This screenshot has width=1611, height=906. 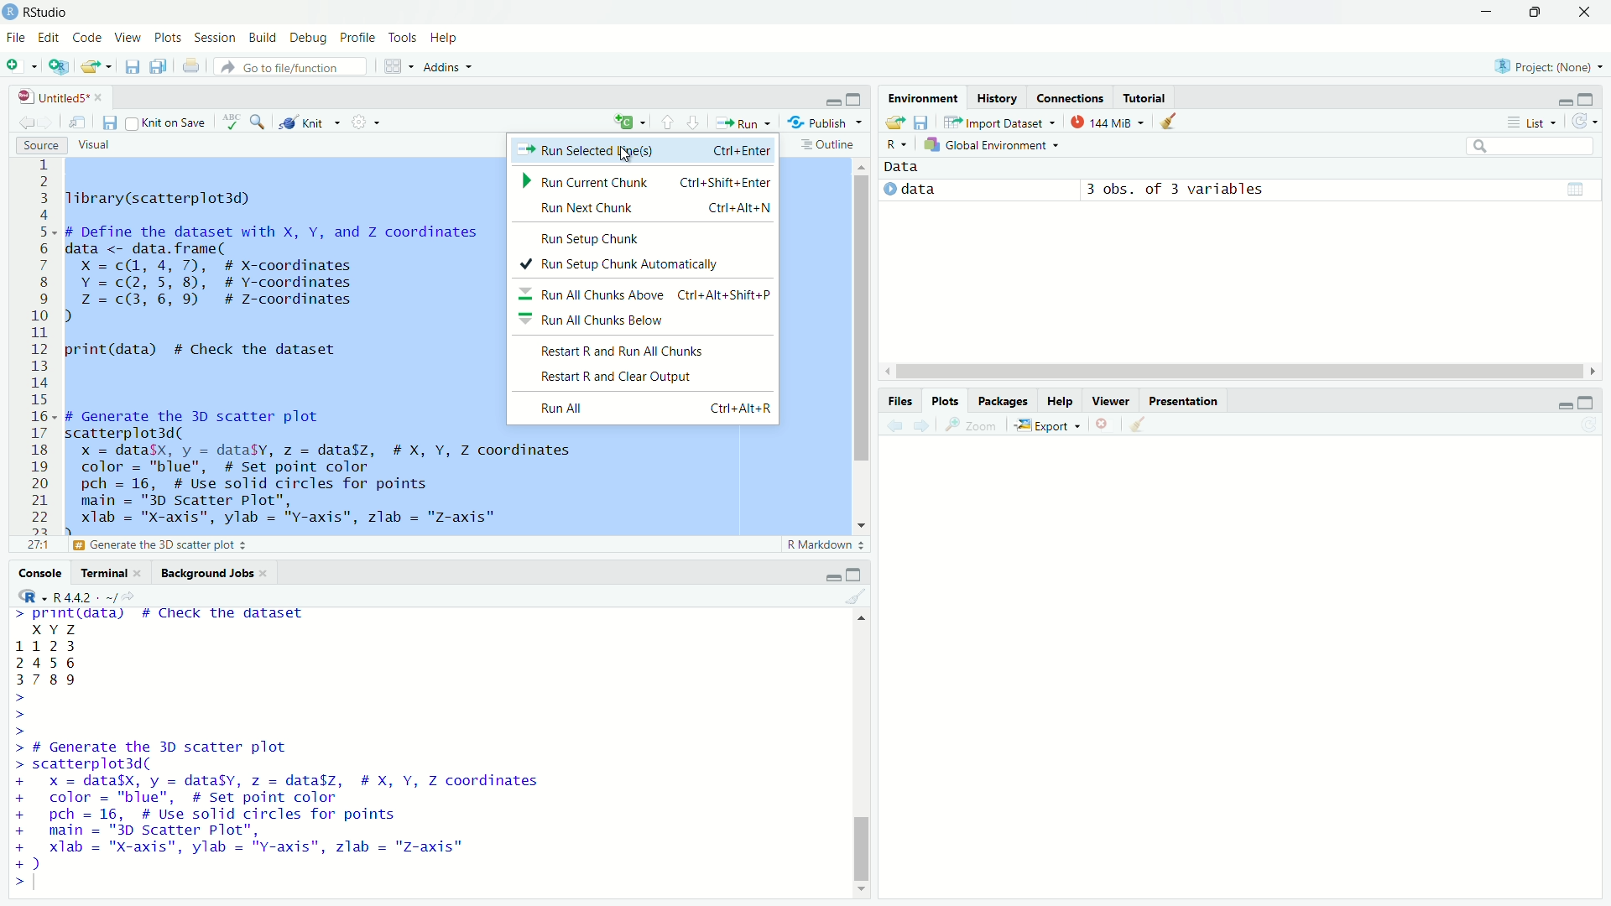 What do you see at coordinates (10, 10) in the screenshot?
I see `logo` at bounding box center [10, 10].